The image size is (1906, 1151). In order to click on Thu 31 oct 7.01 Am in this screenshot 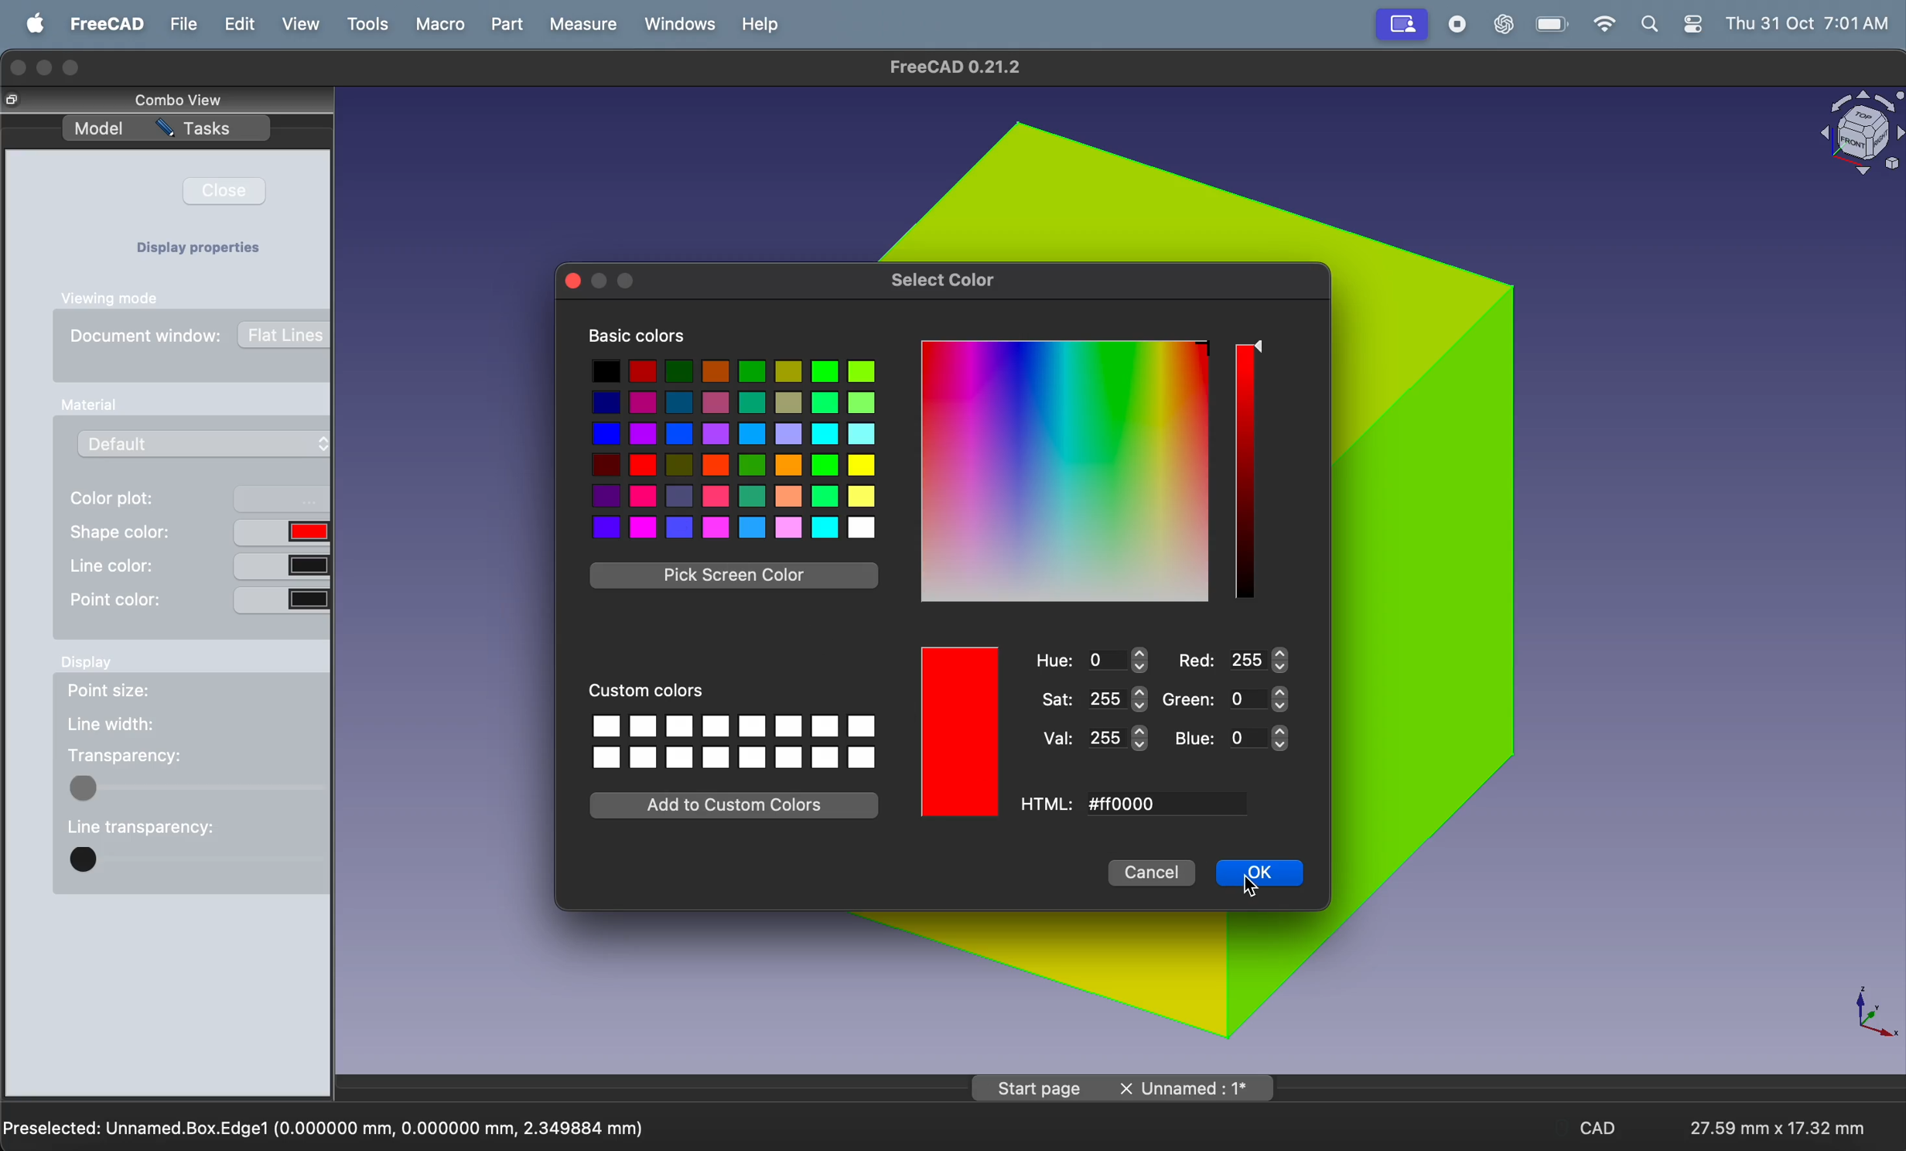, I will do `click(1810, 24)`.